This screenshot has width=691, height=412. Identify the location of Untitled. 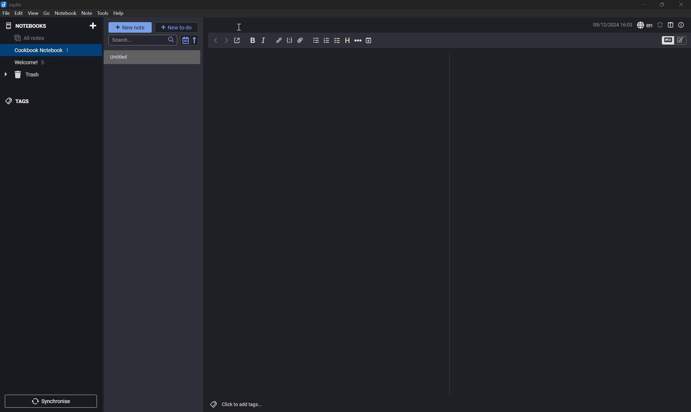
(120, 57).